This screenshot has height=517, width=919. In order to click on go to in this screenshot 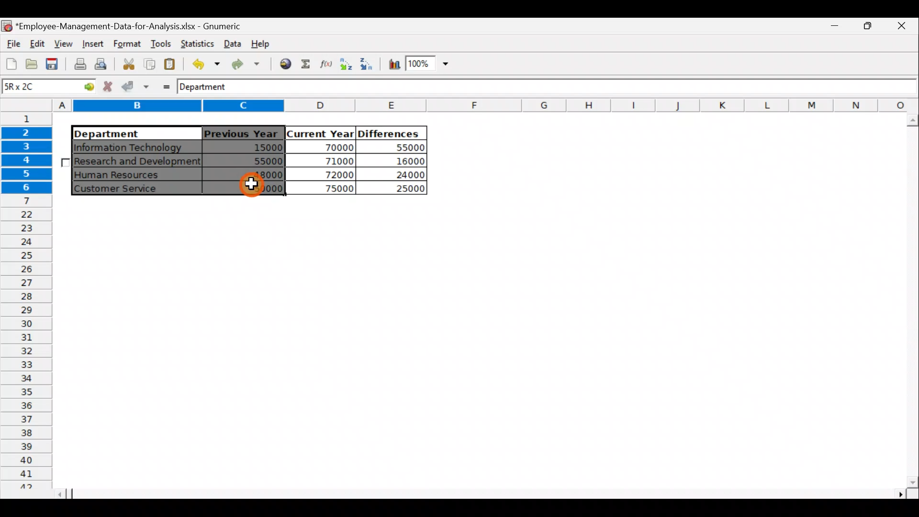, I will do `click(83, 88)`.